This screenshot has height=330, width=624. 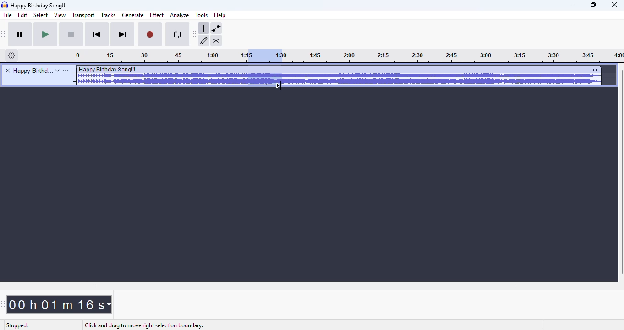 What do you see at coordinates (5, 5) in the screenshot?
I see `logo` at bounding box center [5, 5].